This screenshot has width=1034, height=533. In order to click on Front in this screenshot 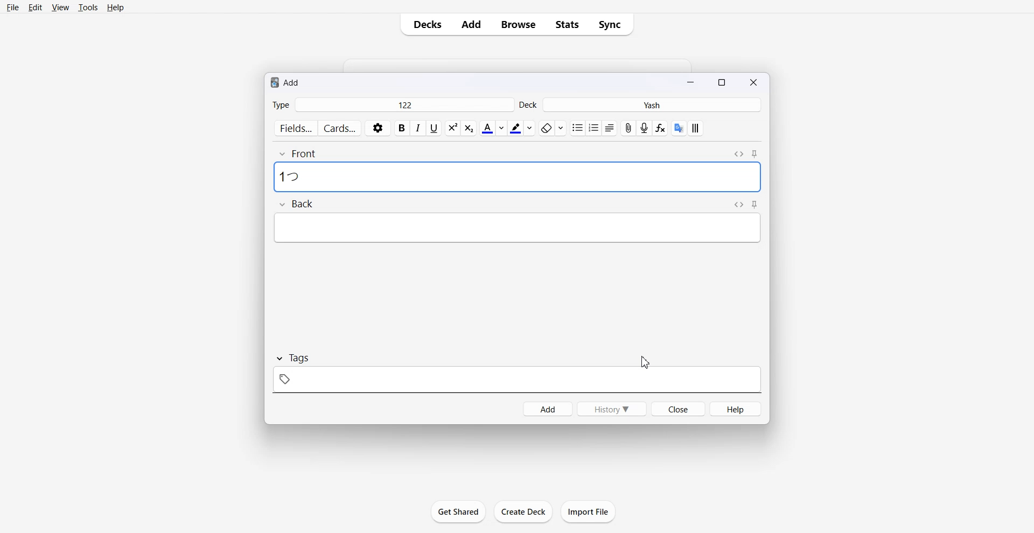, I will do `click(298, 153)`.